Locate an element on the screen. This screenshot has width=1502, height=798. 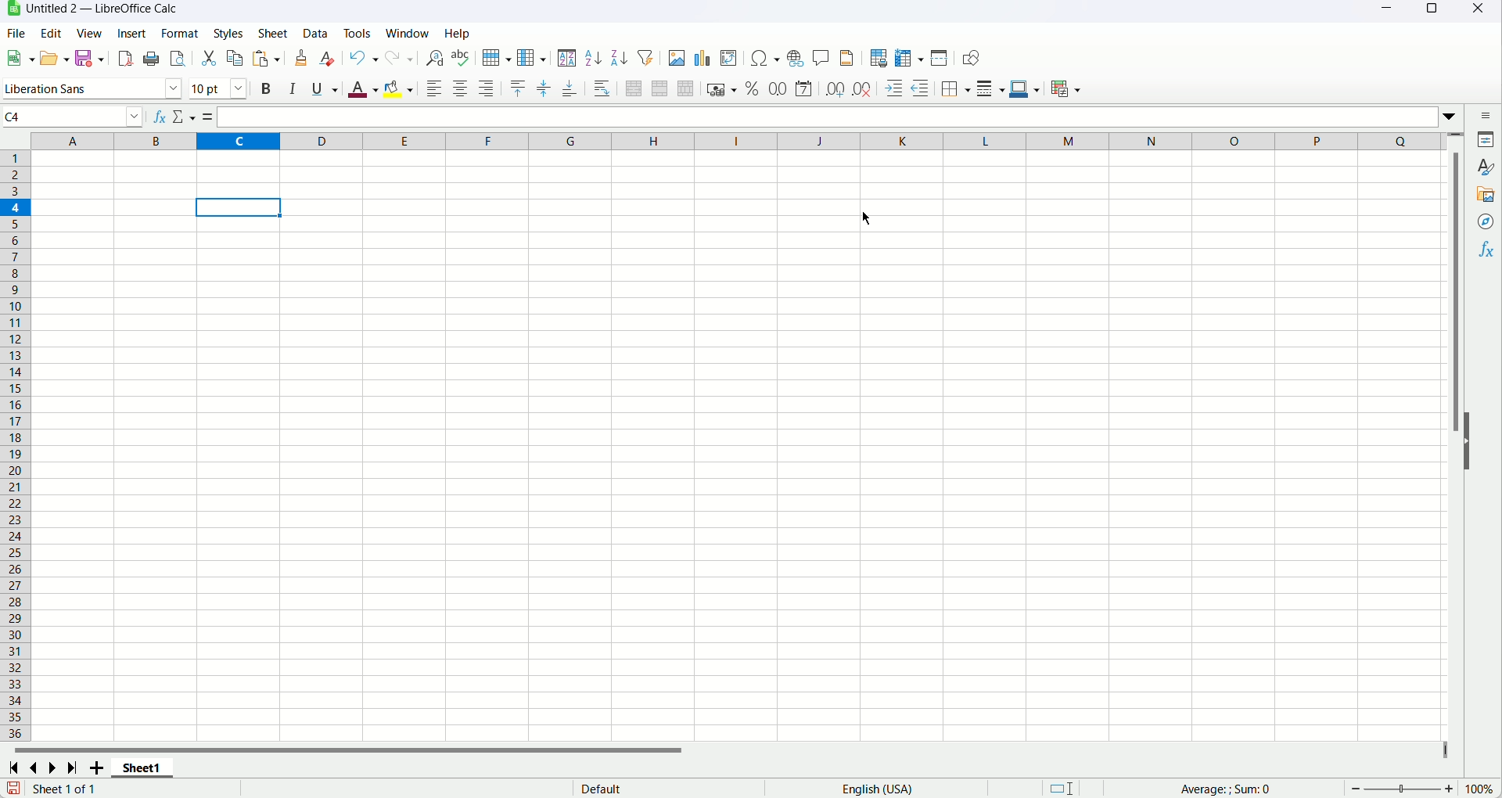
text is located at coordinates (610, 789).